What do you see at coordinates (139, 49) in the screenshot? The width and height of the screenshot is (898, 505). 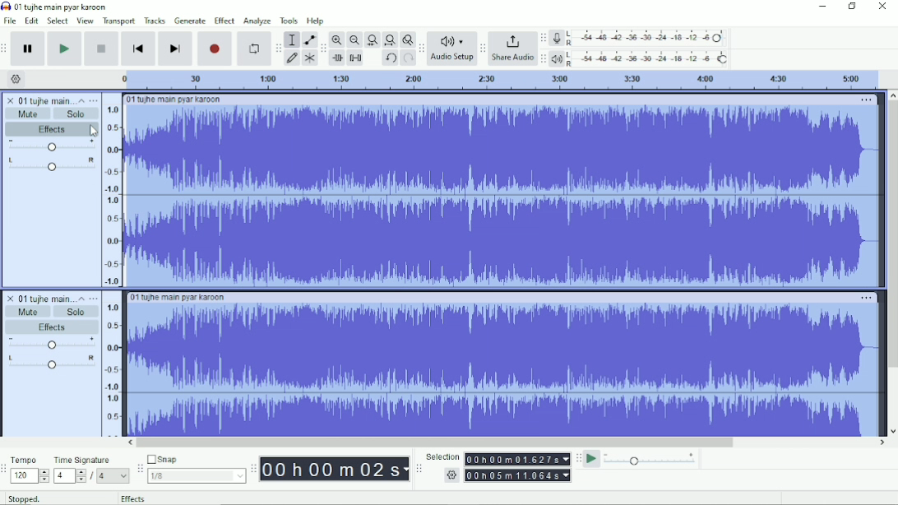 I see `Skip to start` at bounding box center [139, 49].